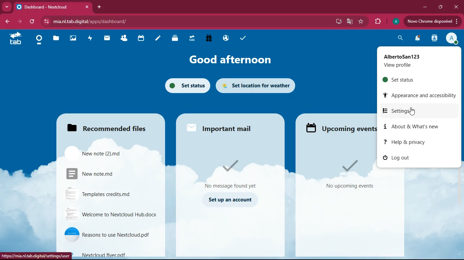 The image size is (464, 260). I want to click on favorite, so click(361, 22).